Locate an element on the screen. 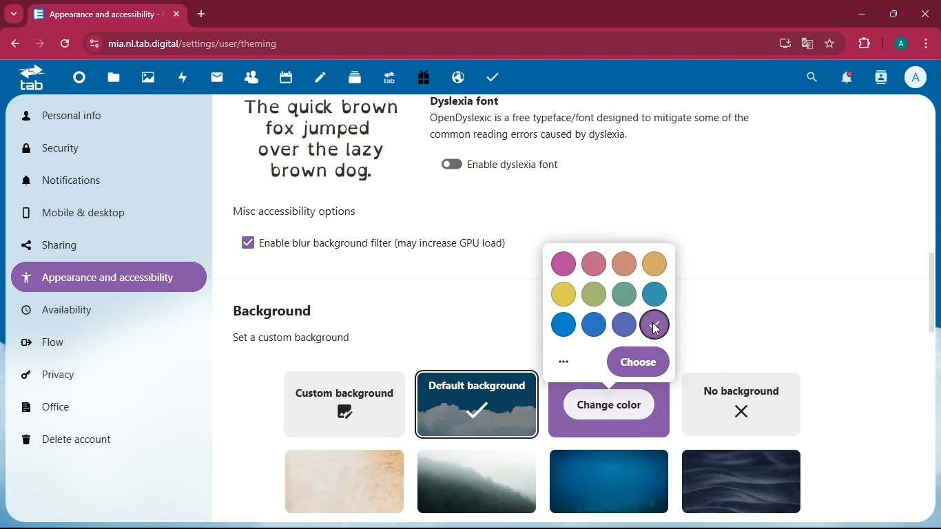 The image size is (941, 529). office is located at coordinates (96, 406).